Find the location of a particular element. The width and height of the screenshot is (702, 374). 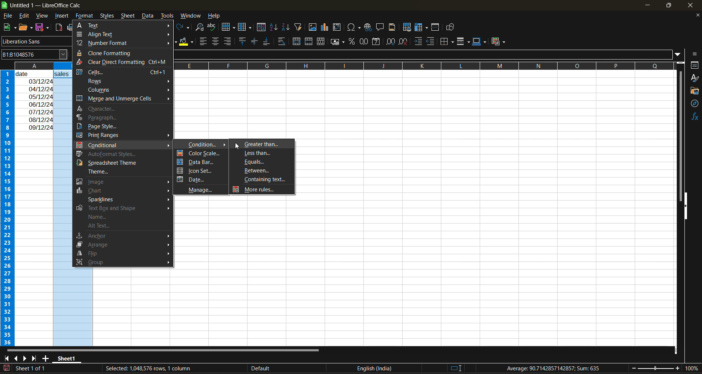

data is located at coordinates (34, 100).